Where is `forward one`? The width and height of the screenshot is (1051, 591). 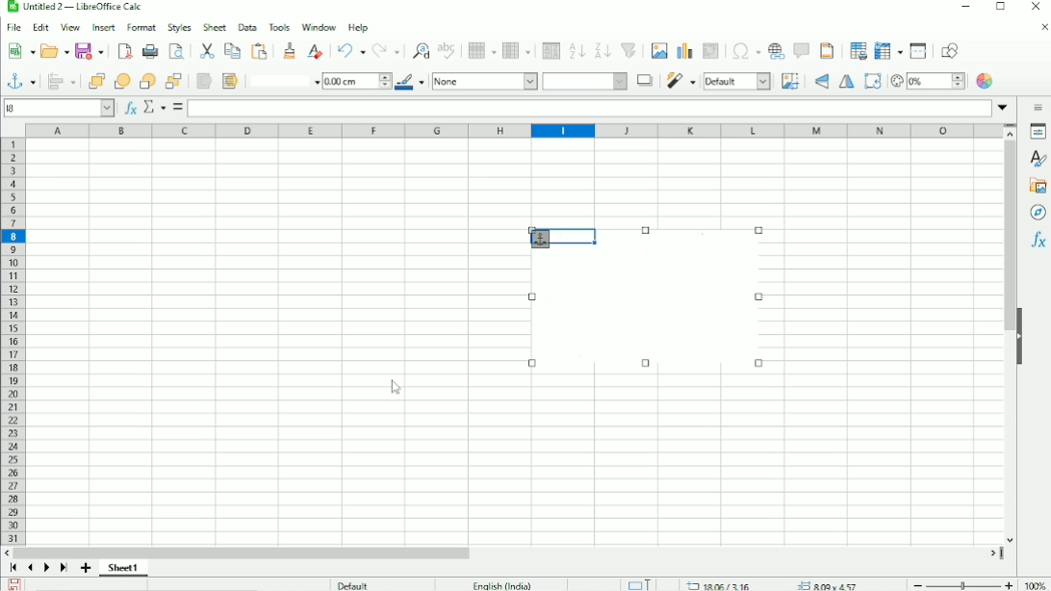 forward one is located at coordinates (121, 81).